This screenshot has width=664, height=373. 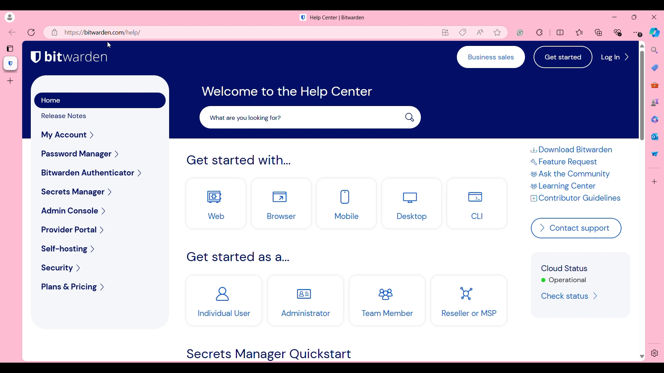 What do you see at coordinates (615, 17) in the screenshot?
I see `Minimize` at bounding box center [615, 17].